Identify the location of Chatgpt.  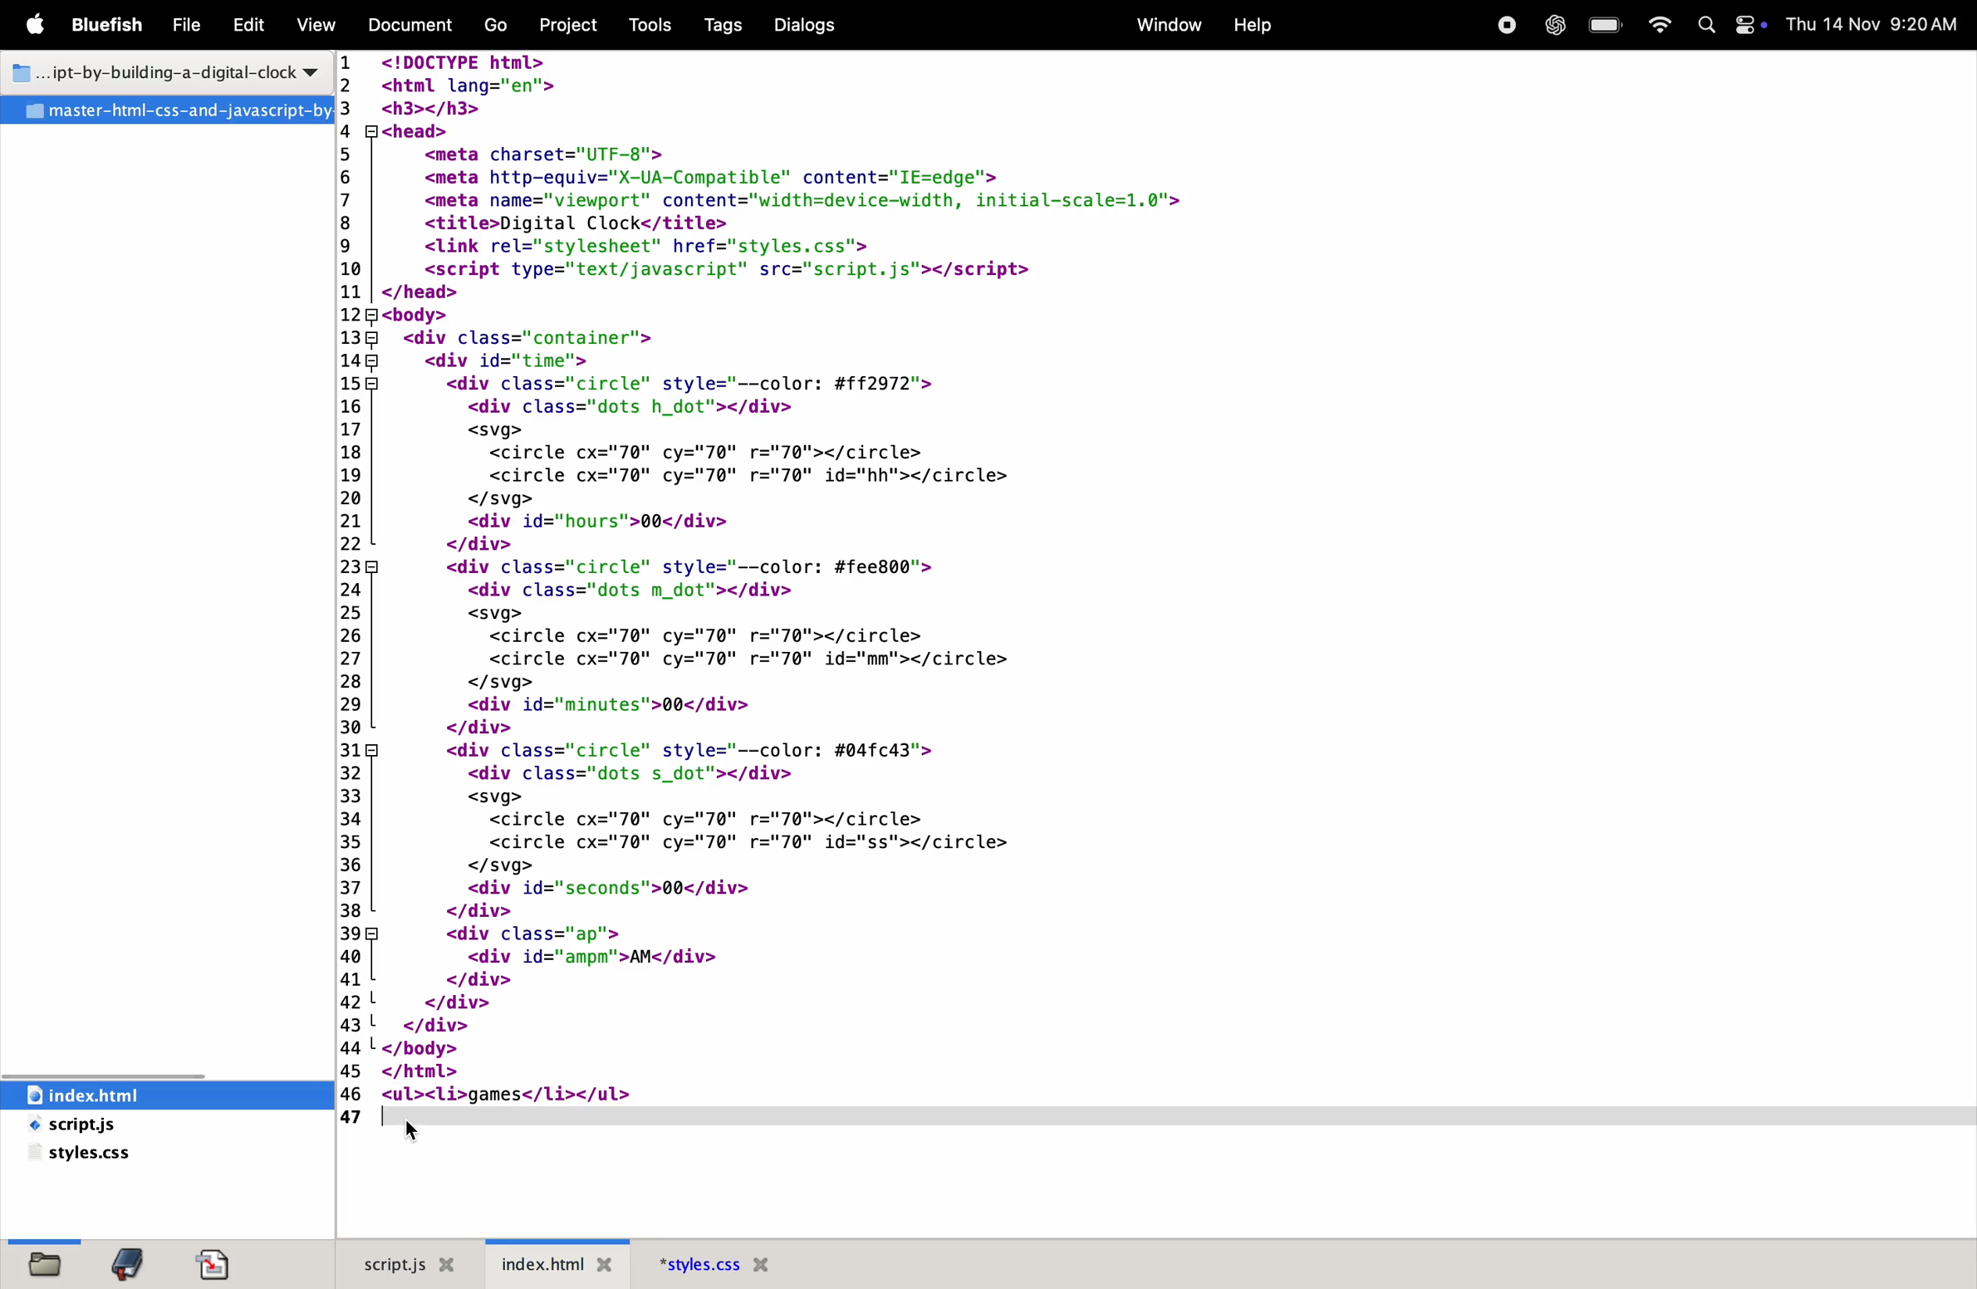
(1550, 27).